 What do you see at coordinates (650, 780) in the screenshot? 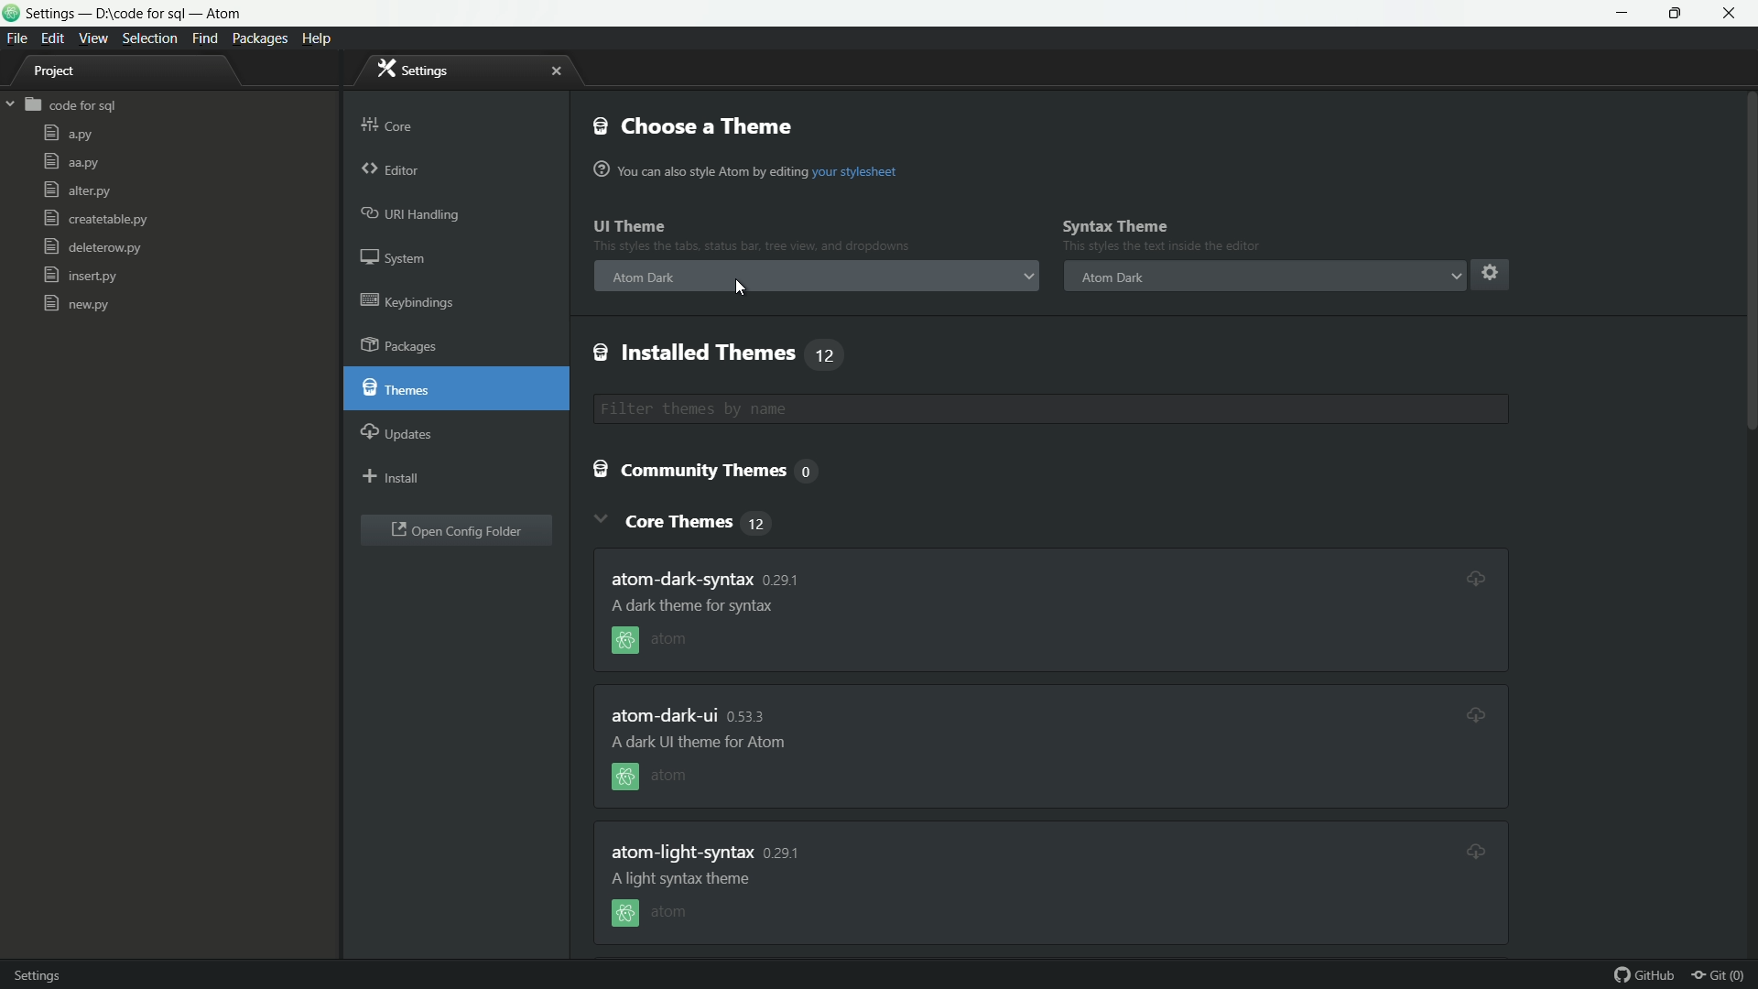
I see `atom` at bounding box center [650, 780].